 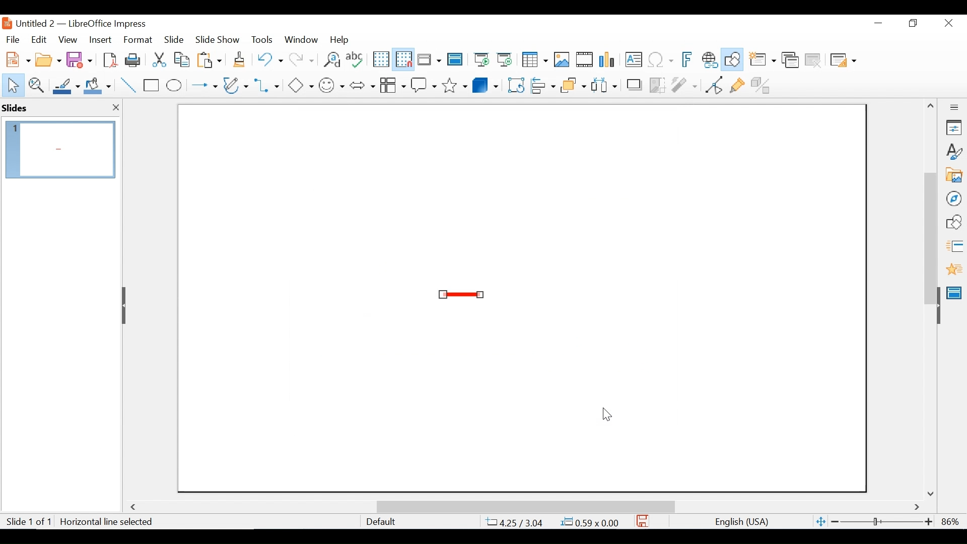 I want to click on LibreOffice Desktop Icon, so click(x=6, y=23).